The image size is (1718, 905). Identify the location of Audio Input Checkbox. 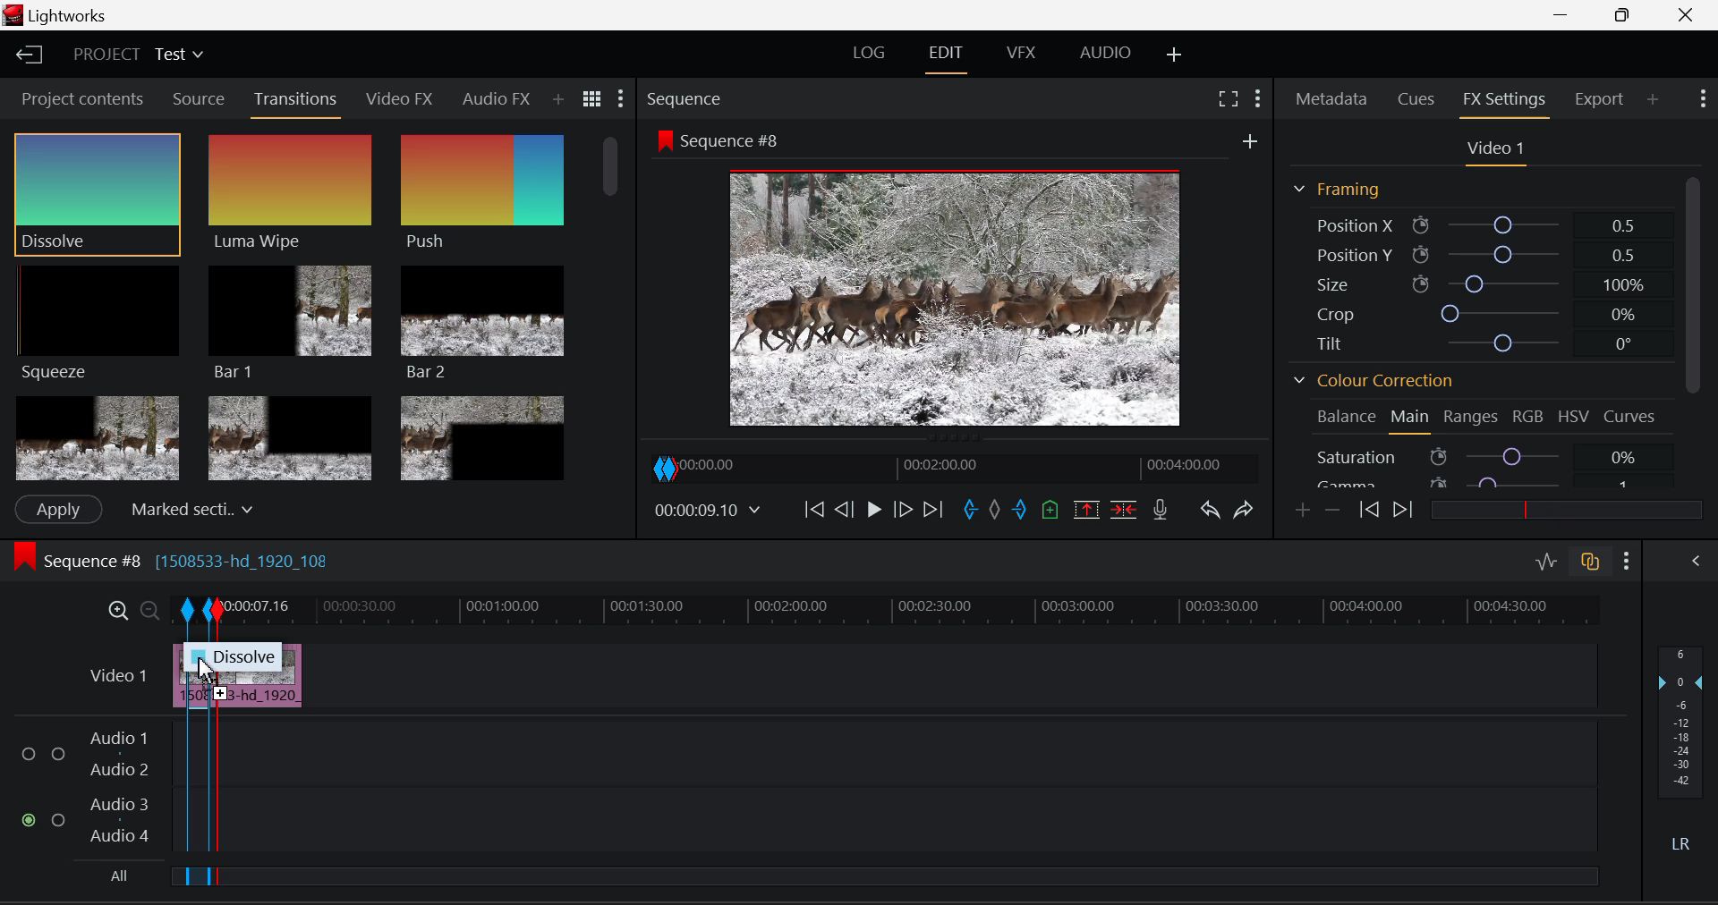
(30, 754).